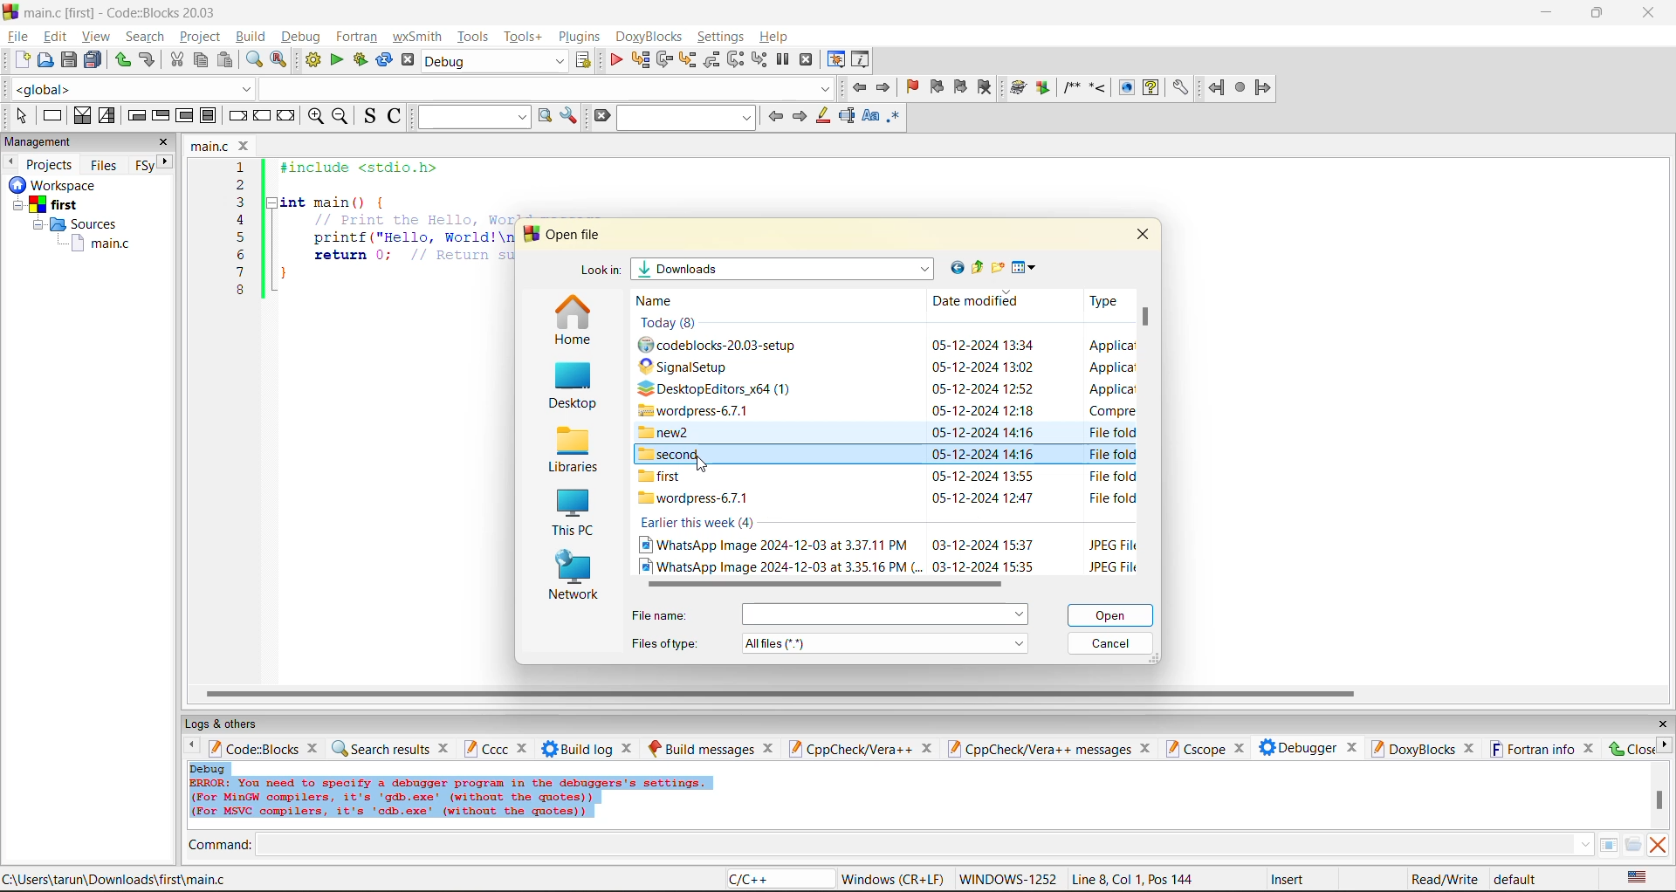  Describe the element at coordinates (570, 388) in the screenshot. I see `desktop` at that location.